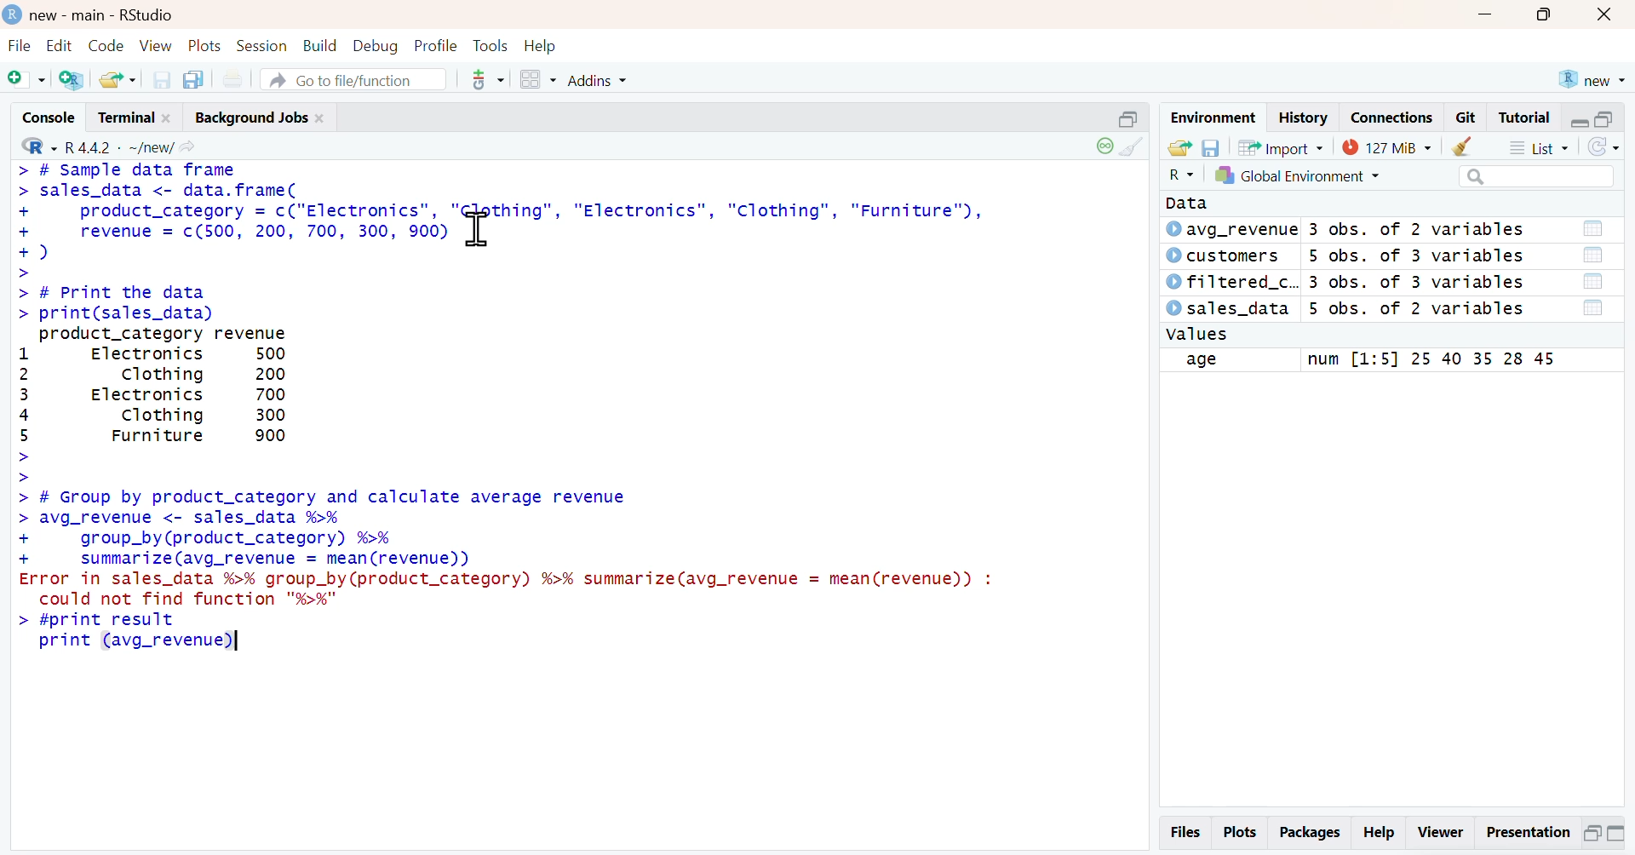 The image size is (1635, 855). What do you see at coordinates (36, 146) in the screenshot?
I see `Select language - R Language` at bounding box center [36, 146].